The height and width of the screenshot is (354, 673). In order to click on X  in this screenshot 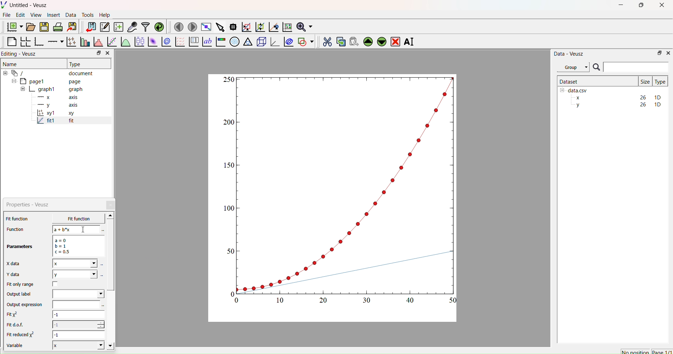, I will do `click(77, 345)`.